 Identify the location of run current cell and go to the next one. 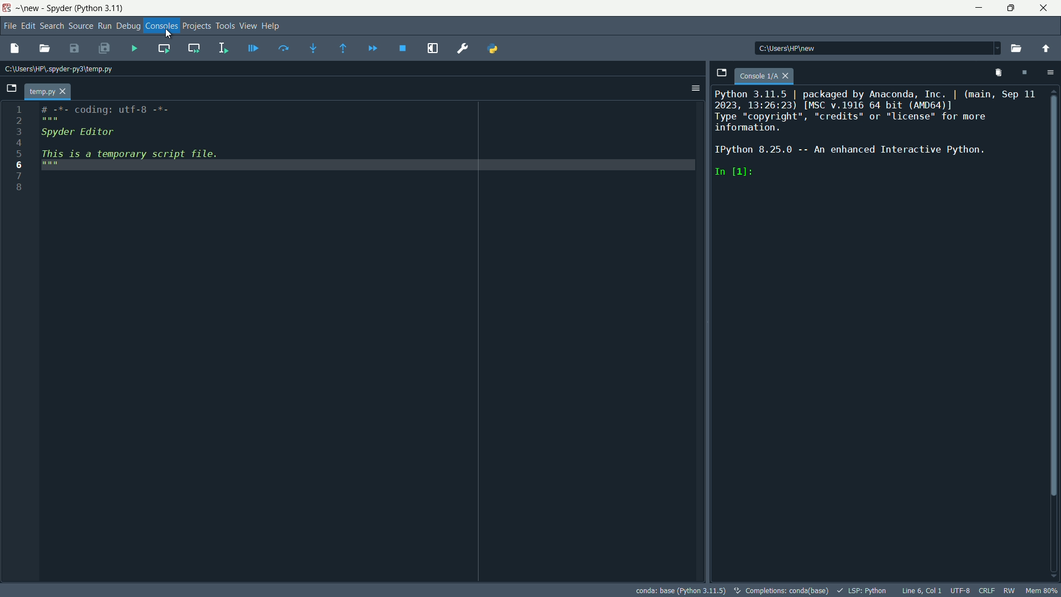
(193, 48).